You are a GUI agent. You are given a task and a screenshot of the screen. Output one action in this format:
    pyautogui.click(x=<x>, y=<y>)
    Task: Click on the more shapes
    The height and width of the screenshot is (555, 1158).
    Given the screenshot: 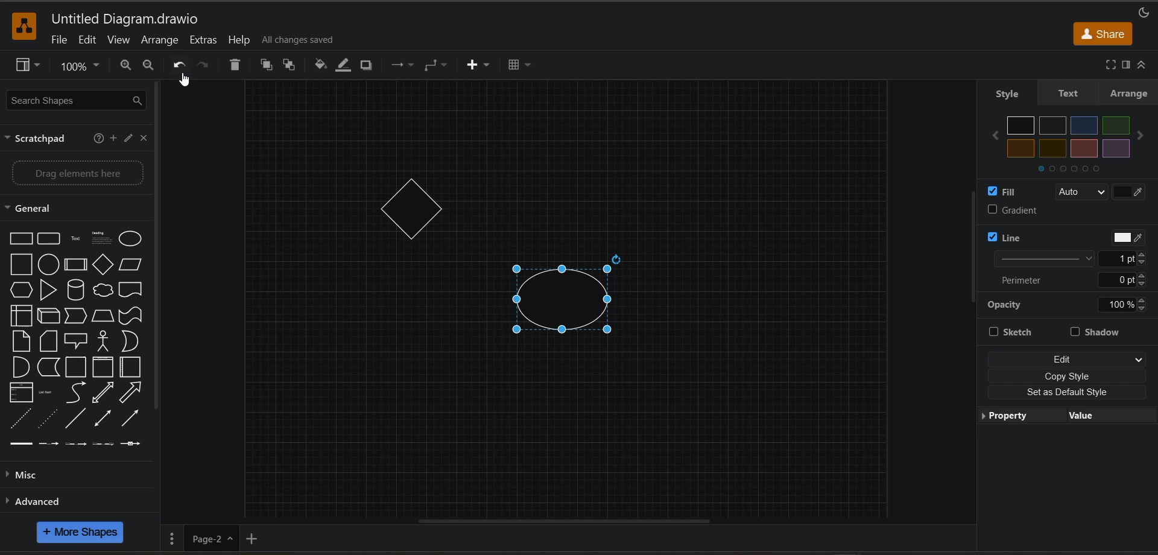 What is the action you would take?
    pyautogui.click(x=83, y=534)
    